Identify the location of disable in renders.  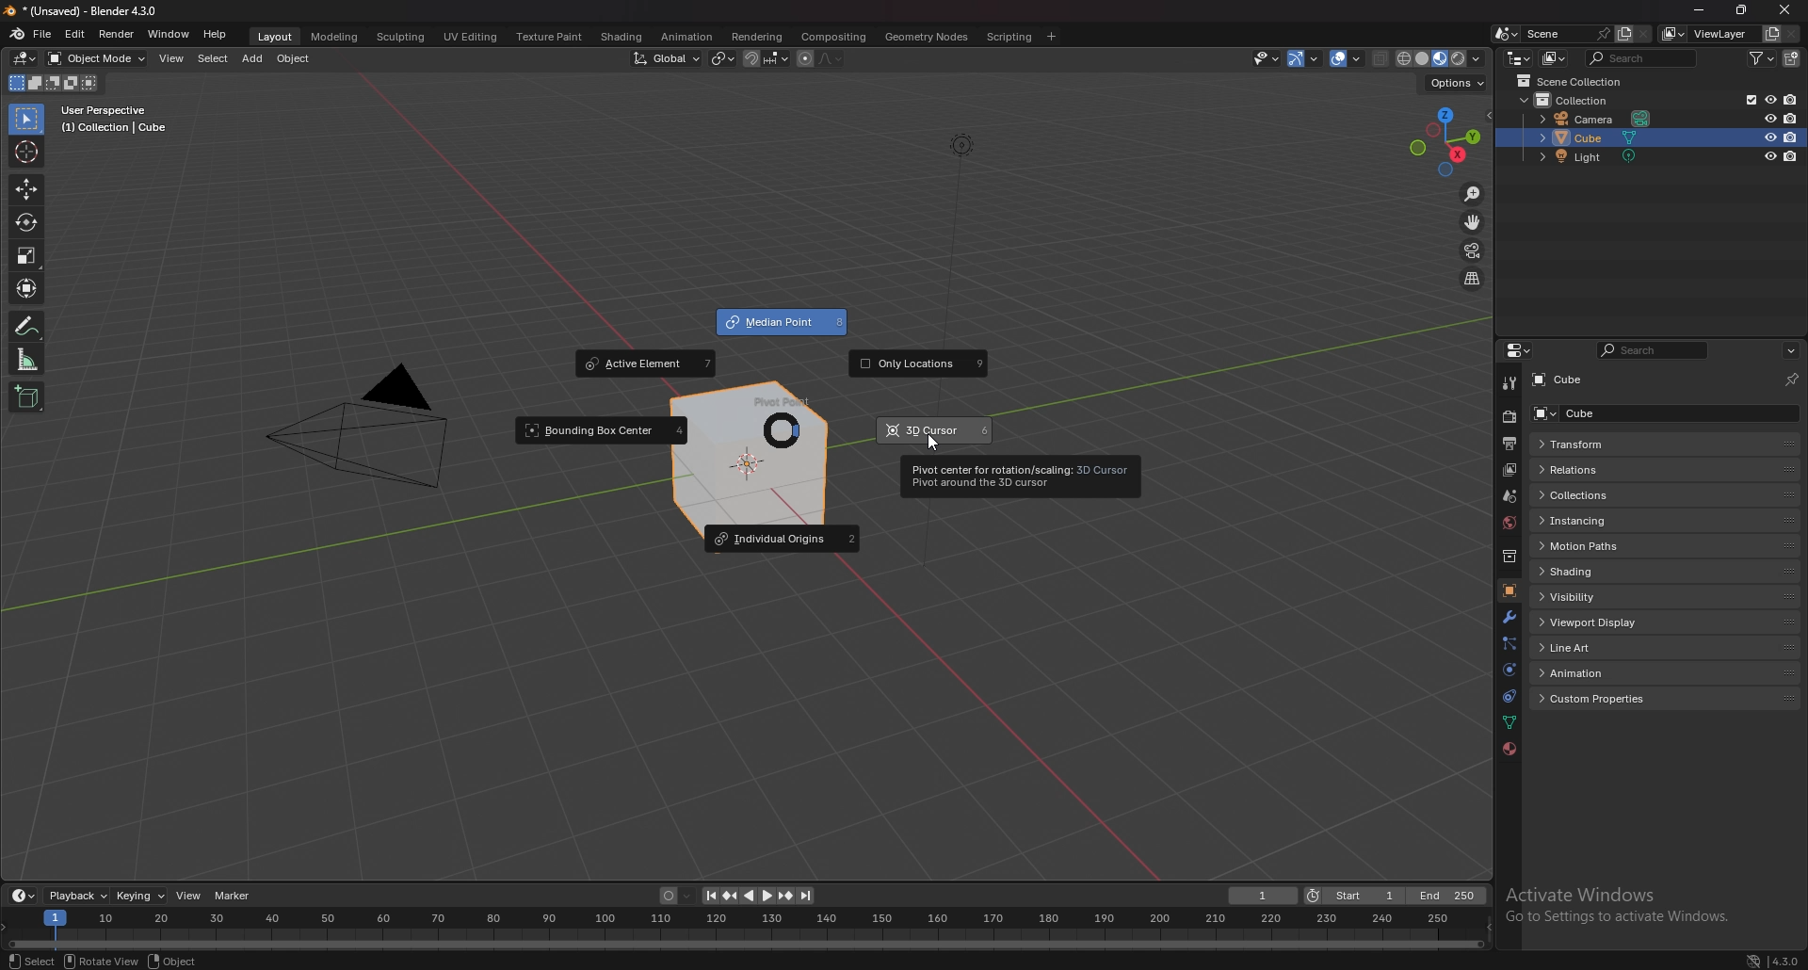
(1791, 137).